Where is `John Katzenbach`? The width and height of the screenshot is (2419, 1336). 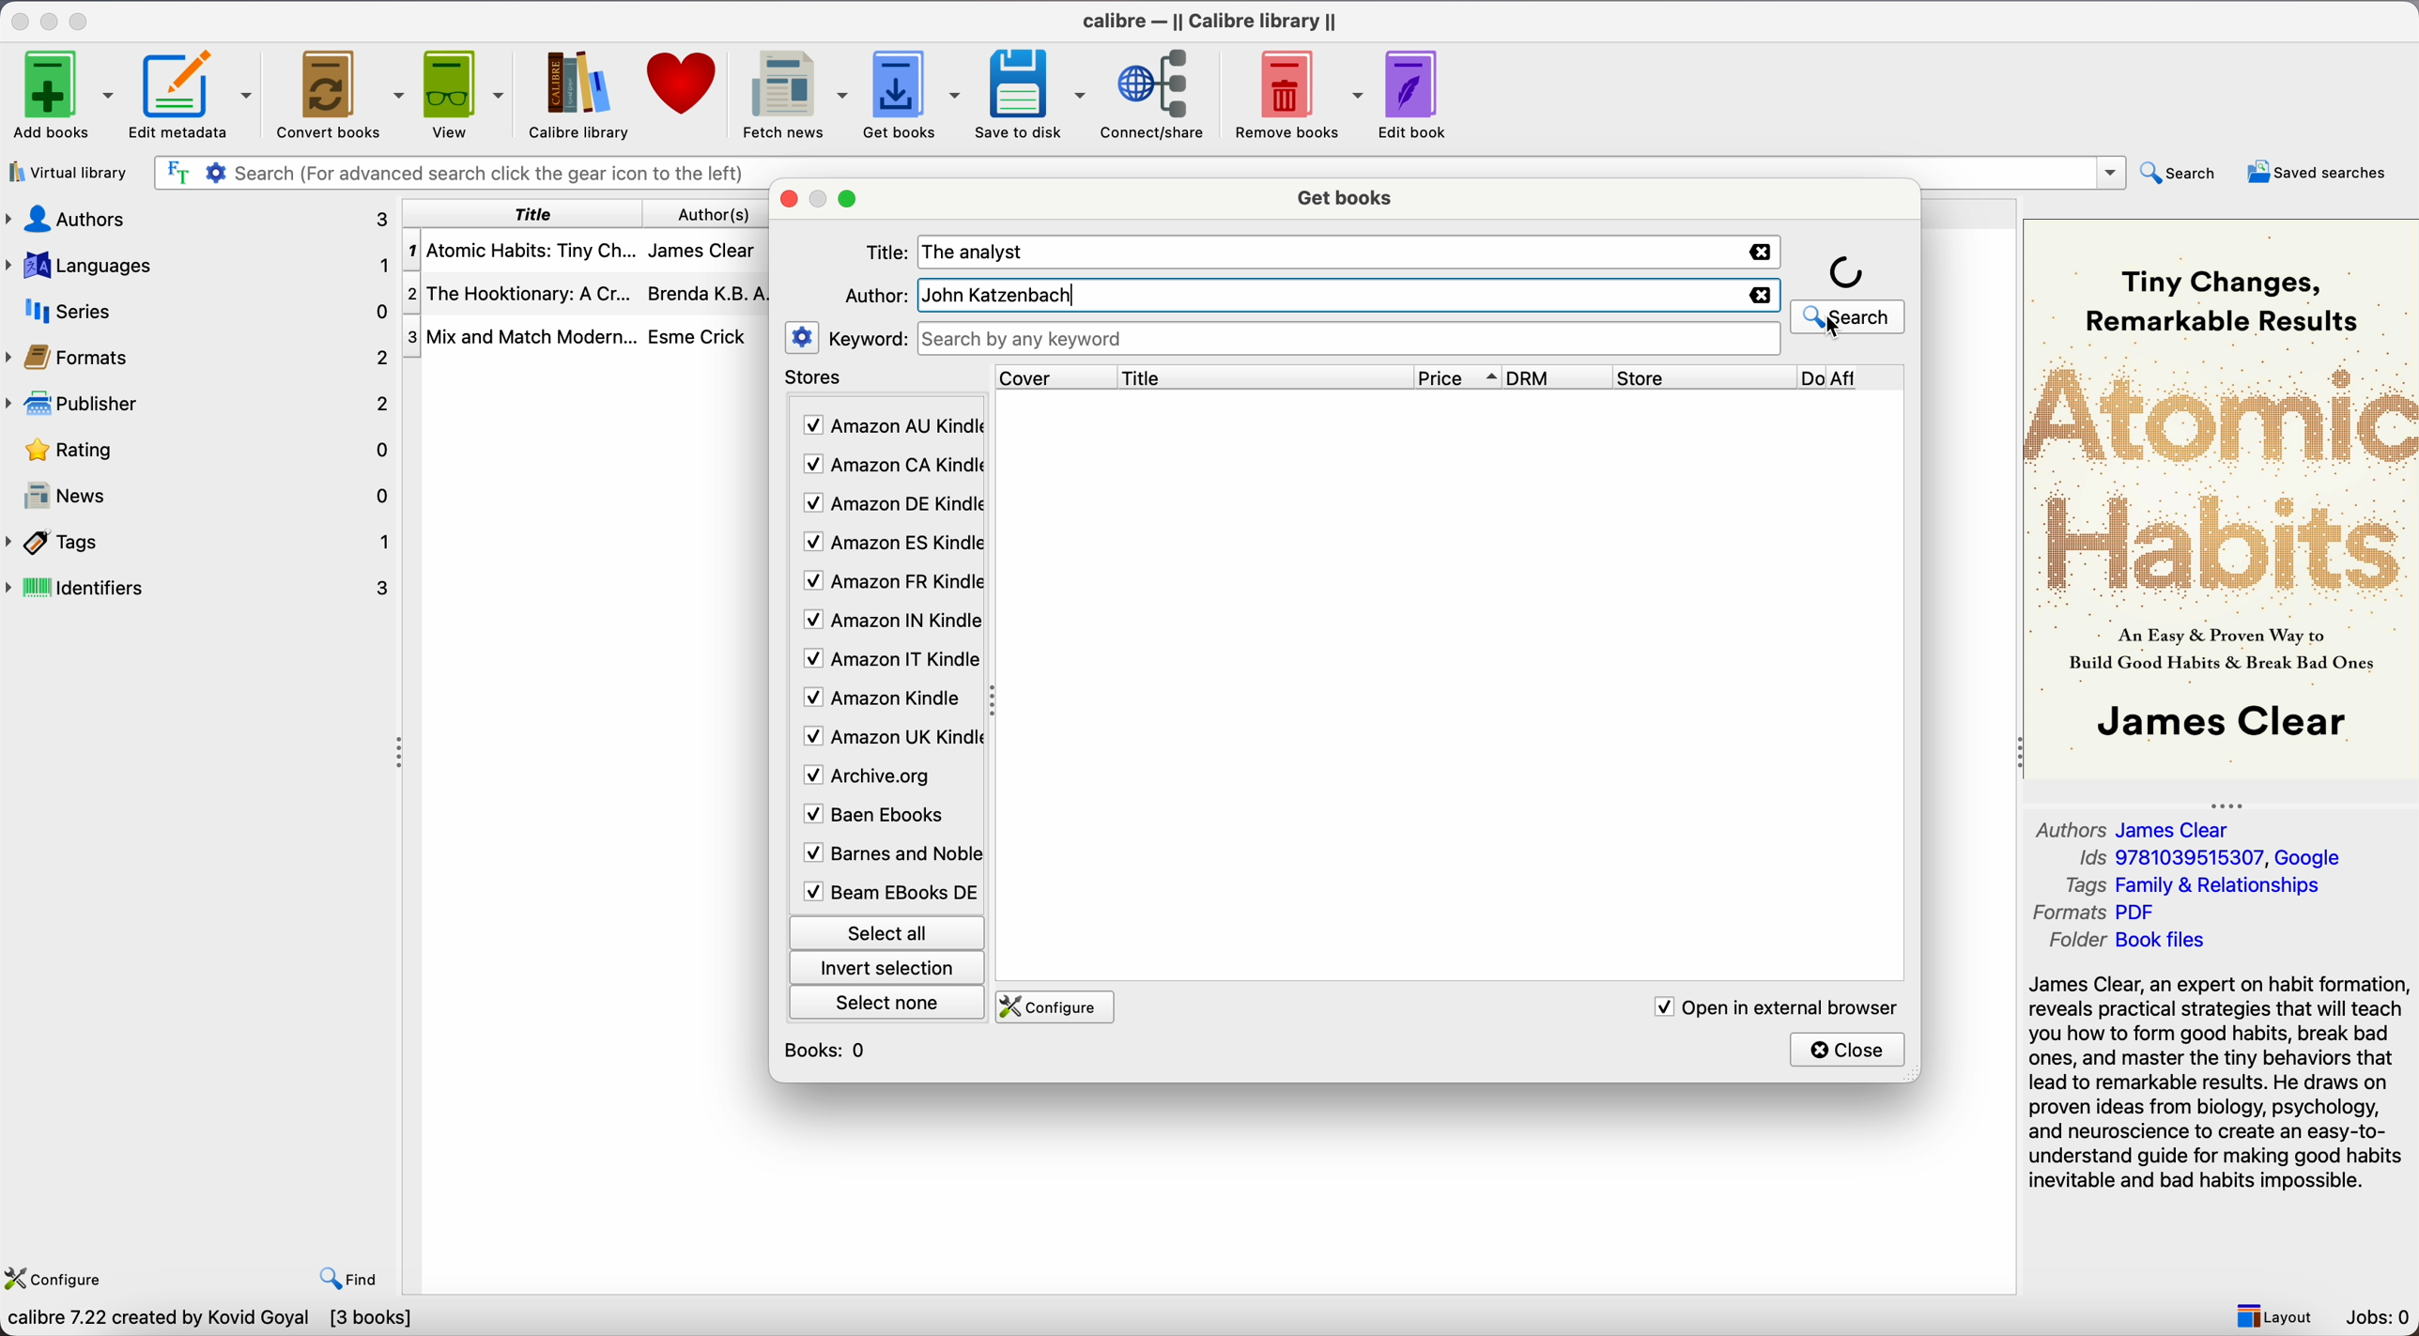 John Katzenbach is located at coordinates (997, 295).